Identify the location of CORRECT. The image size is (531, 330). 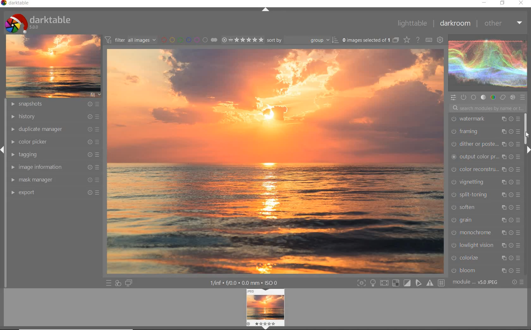
(503, 98).